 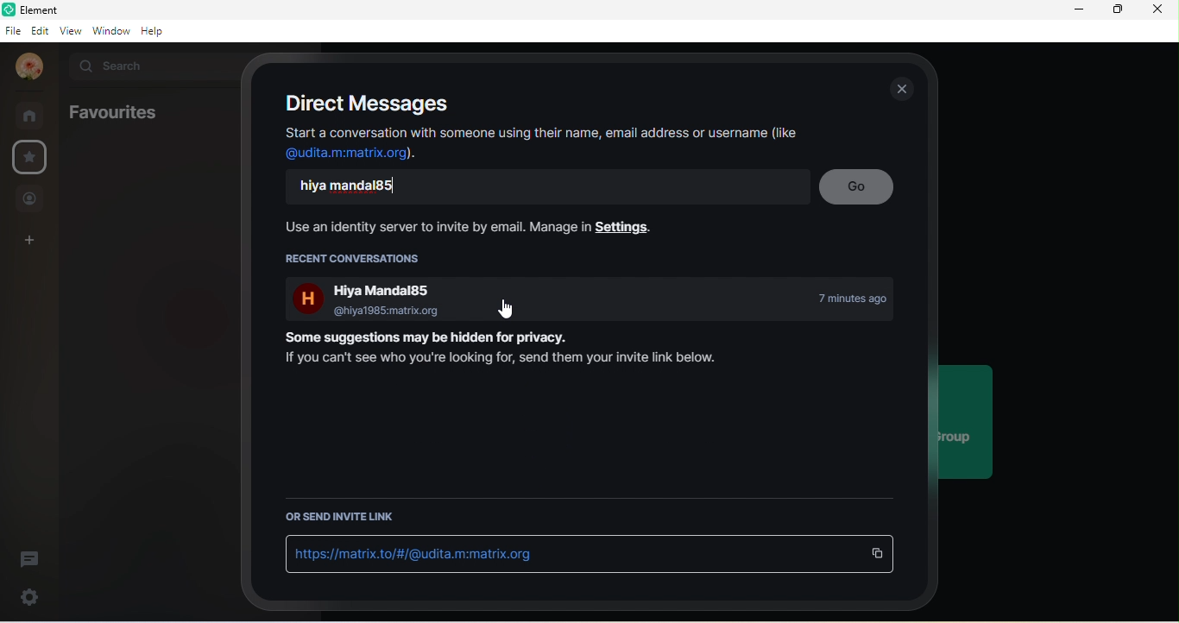 I want to click on Use an identity server to invite by email. Manage in settings., so click(x=463, y=227).